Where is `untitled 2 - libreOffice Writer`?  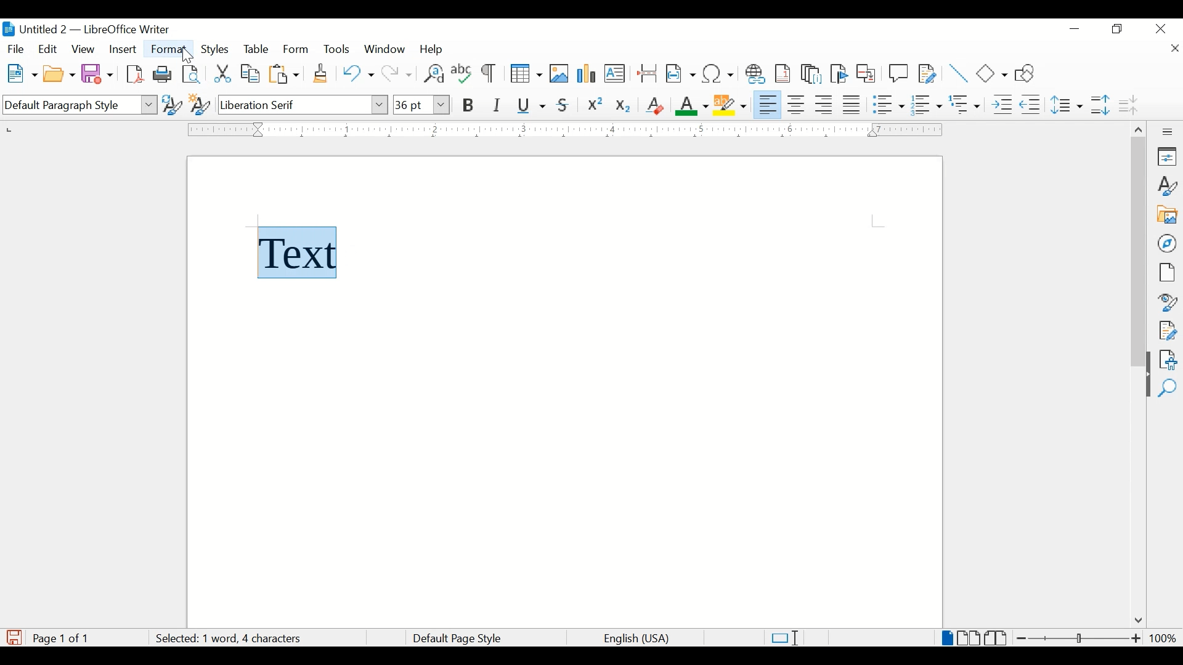
untitled 2 - libreOffice Writer is located at coordinates (86, 31).